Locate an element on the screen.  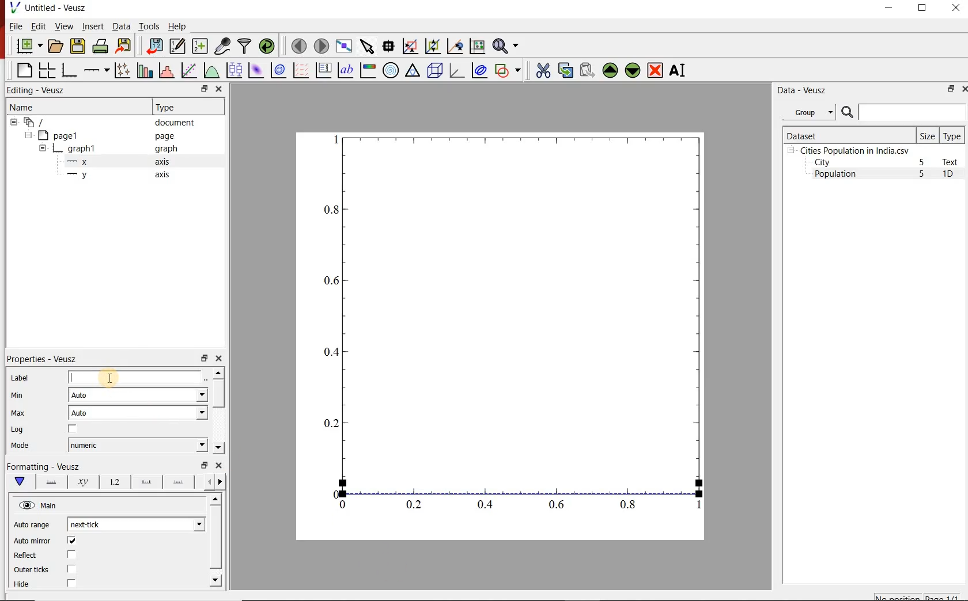
move to the previous page is located at coordinates (297, 45).